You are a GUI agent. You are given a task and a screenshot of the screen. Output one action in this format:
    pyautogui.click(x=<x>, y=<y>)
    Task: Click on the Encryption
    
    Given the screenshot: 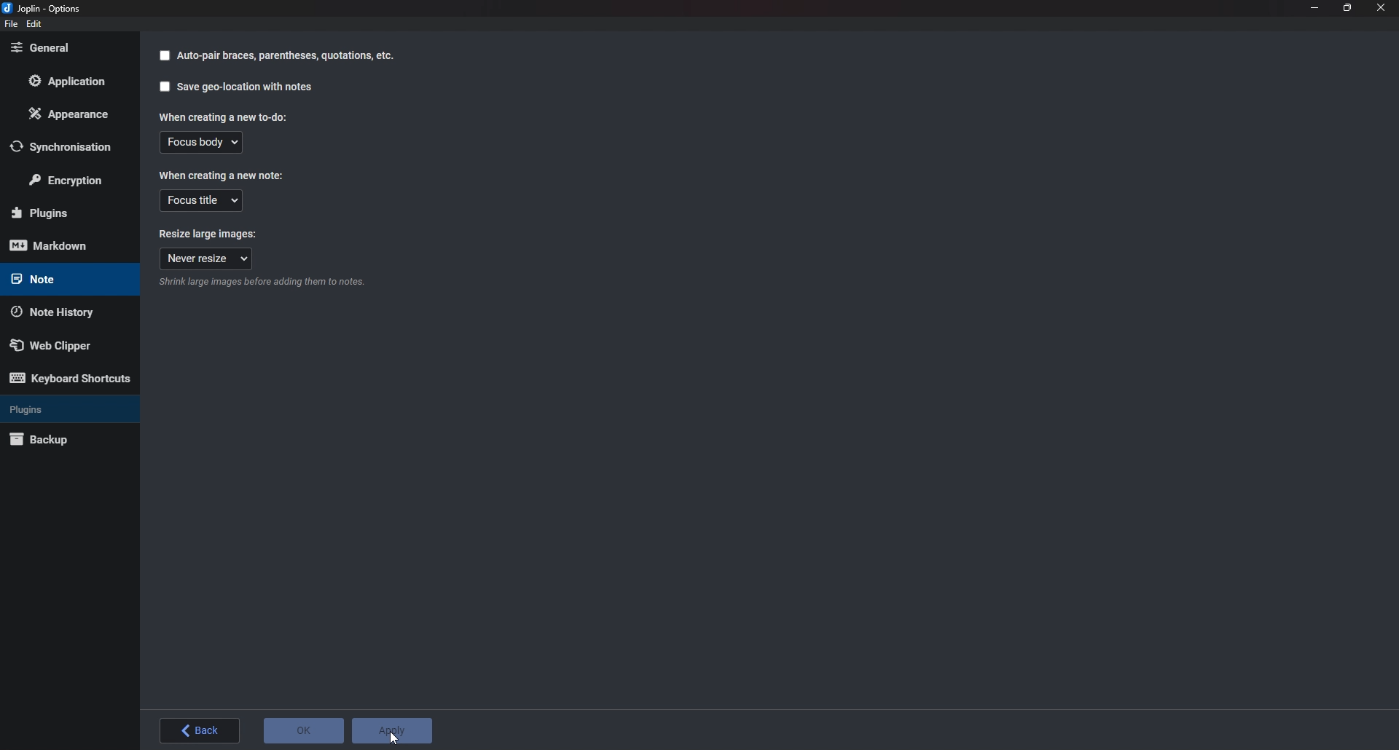 What is the action you would take?
    pyautogui.click(x=74, y=178)
    